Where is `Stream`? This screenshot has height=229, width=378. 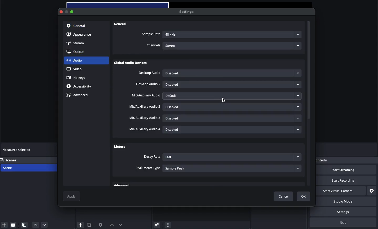
Stream is located at coordinates (76, 43).